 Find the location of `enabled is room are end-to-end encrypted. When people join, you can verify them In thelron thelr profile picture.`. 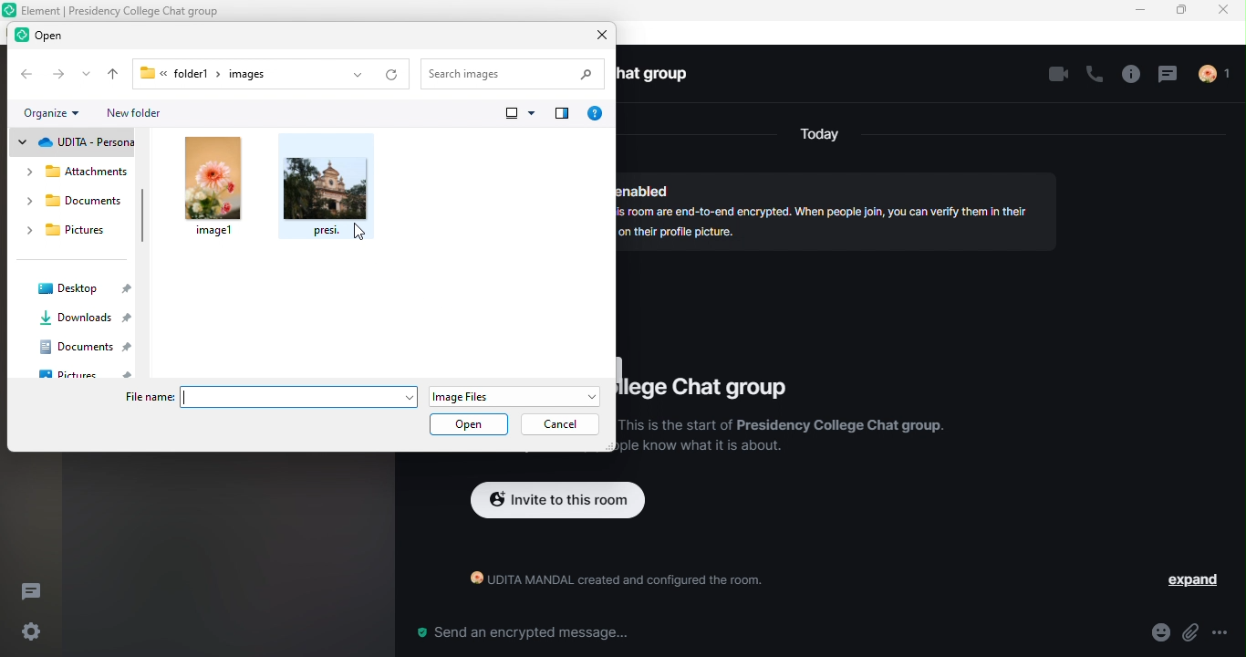

enabled is room are end-to-end encrypted. When people join, you can verify them In thelron thelr profile picture. is located at coordinates (836, 207).